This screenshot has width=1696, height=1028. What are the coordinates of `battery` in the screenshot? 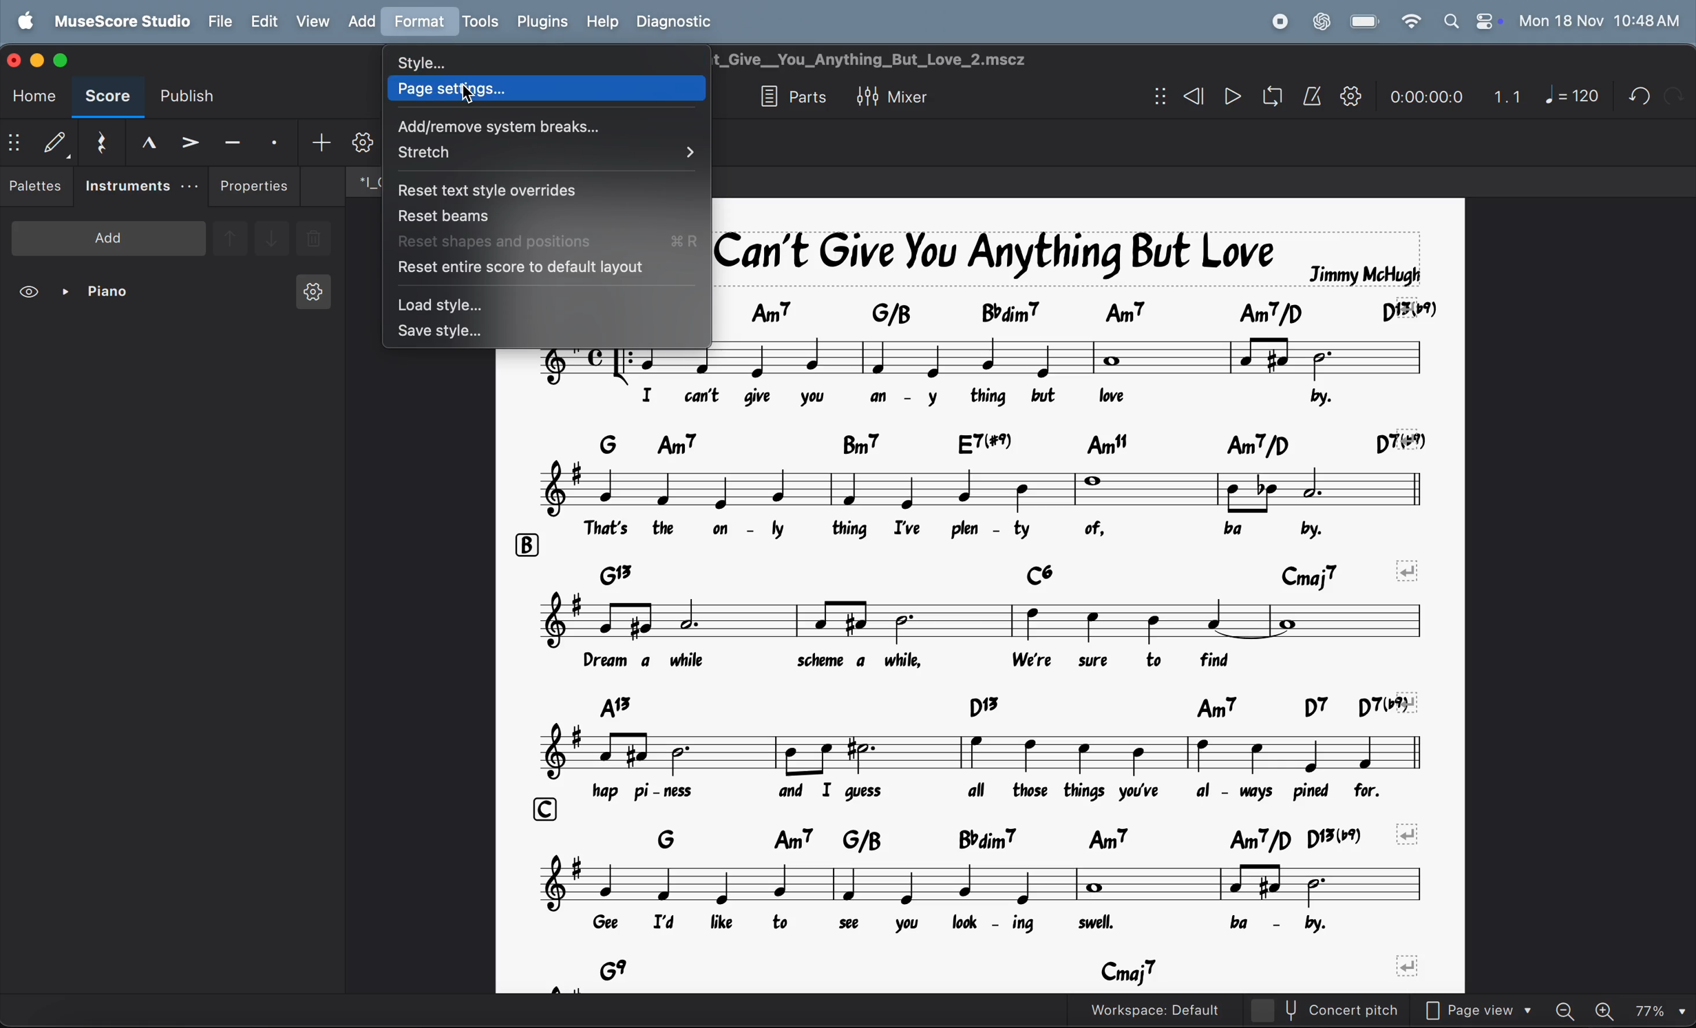 It's located at (1366, 22).